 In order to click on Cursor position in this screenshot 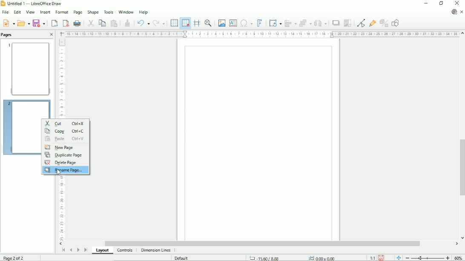, I will do `click(294, 258)`.